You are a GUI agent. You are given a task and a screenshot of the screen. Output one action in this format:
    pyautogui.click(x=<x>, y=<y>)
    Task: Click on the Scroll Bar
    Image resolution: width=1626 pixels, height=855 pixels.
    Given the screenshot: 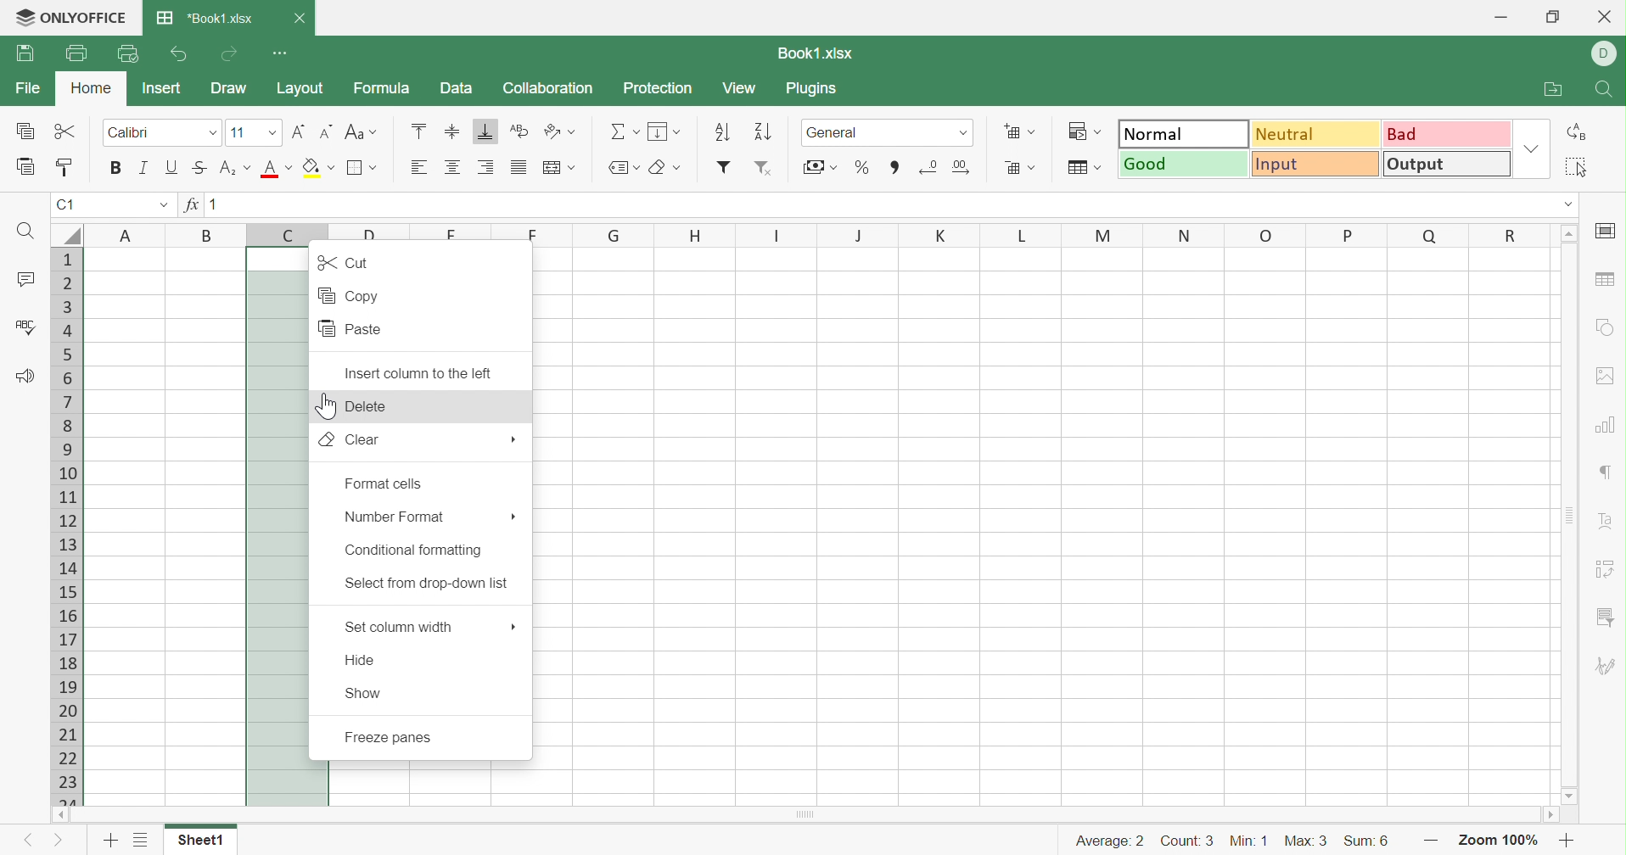 What is the action you would take?
    pyautogui.click(x=1573, y=517)
    